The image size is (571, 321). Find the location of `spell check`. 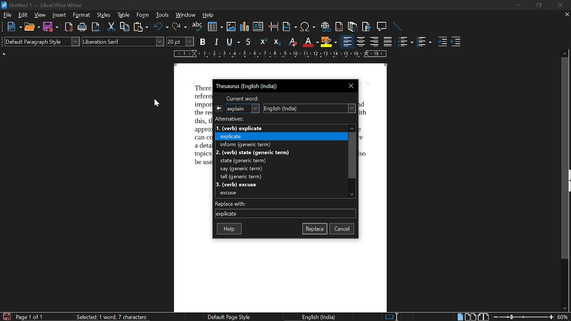

spell check is located at coordinates (197, 27).